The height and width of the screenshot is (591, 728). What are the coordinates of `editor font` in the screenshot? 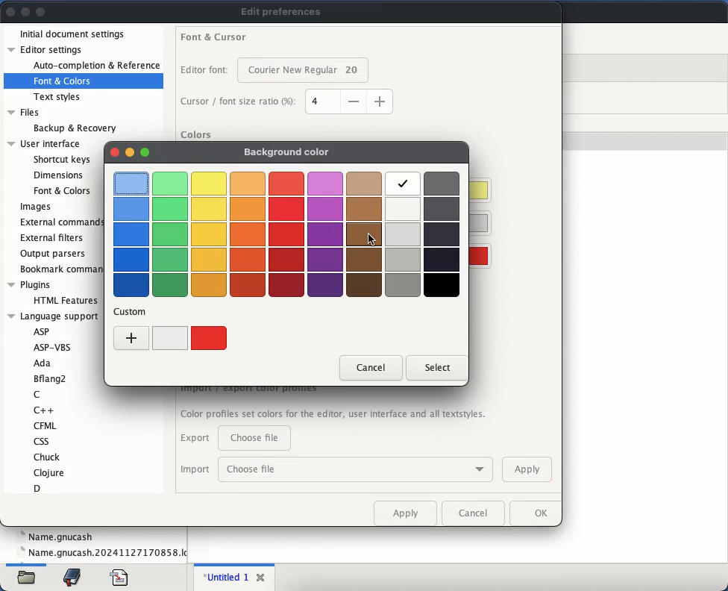 It's located at (206, 69).